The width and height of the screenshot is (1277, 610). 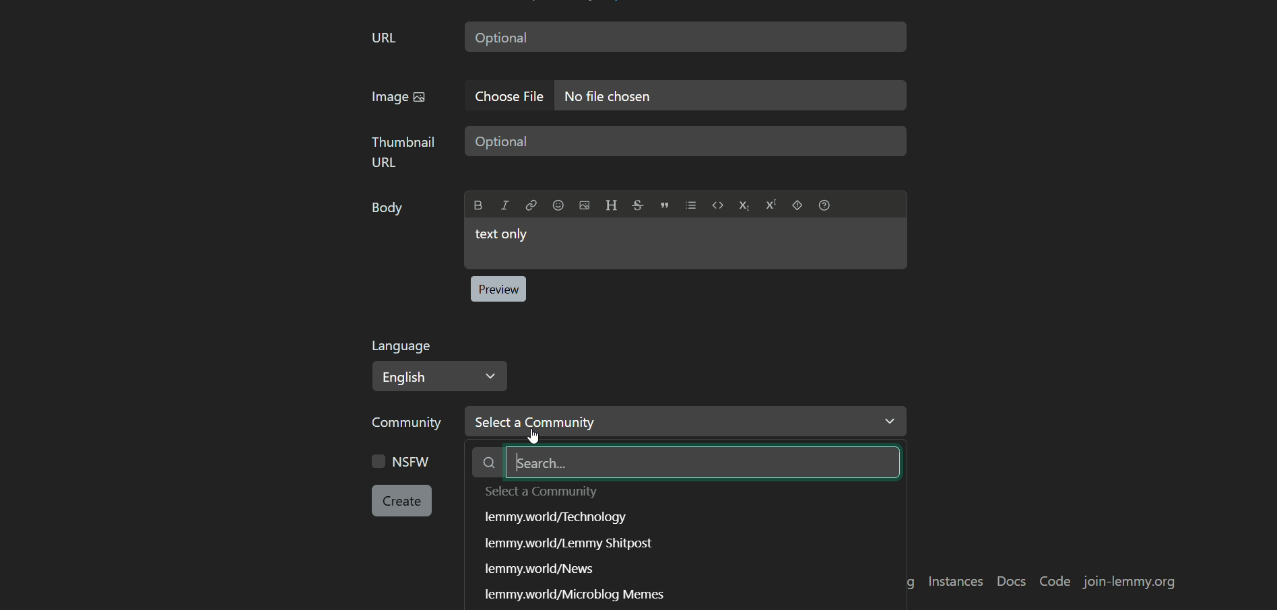 I want to click on text, so click(x=569, y=543).